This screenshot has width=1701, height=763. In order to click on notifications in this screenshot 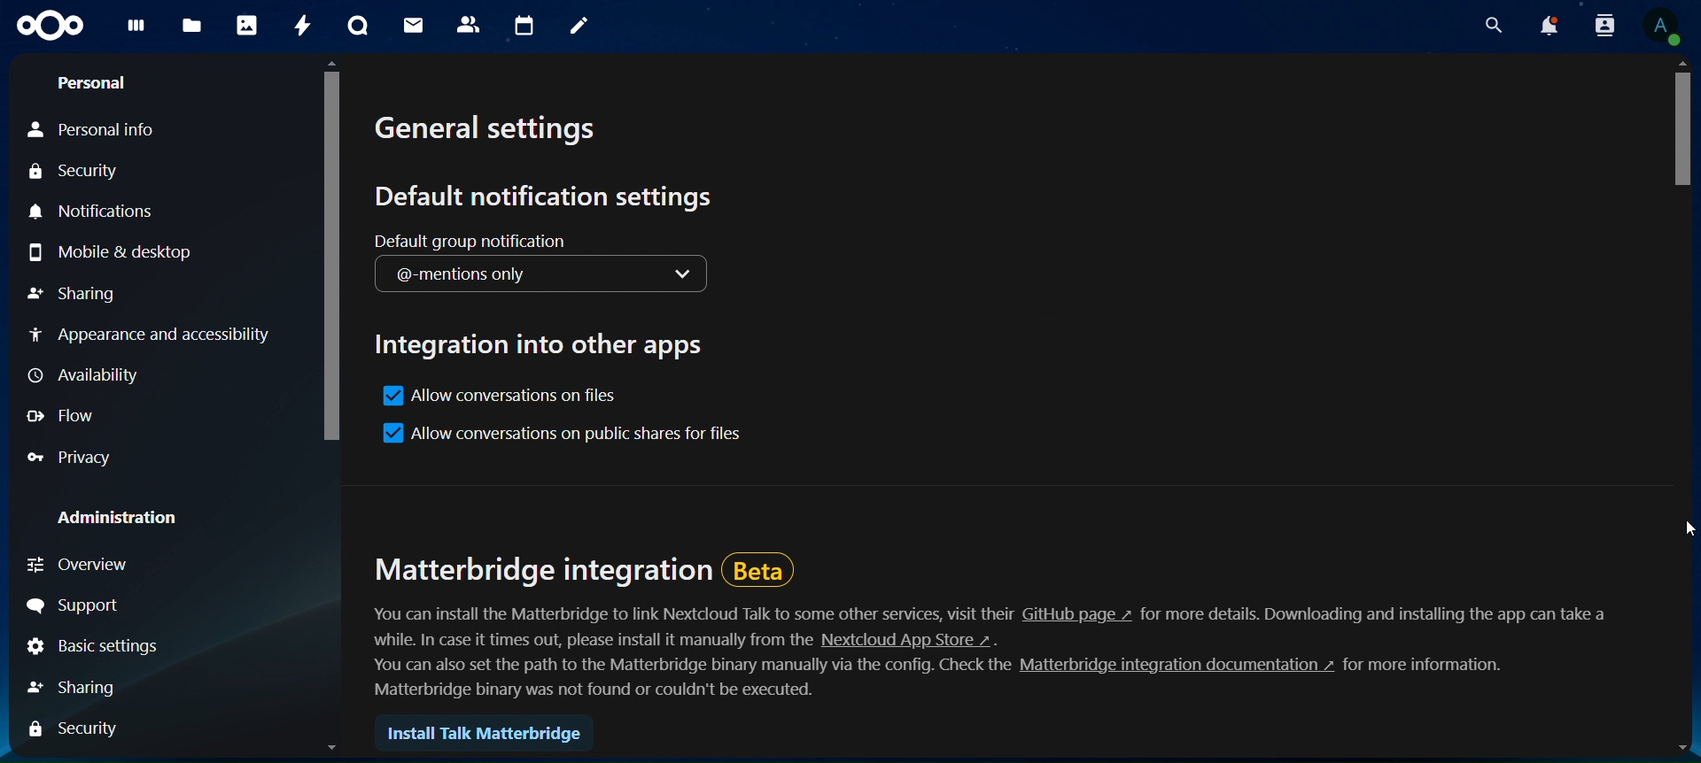, I will do `click(1543, 27)`.